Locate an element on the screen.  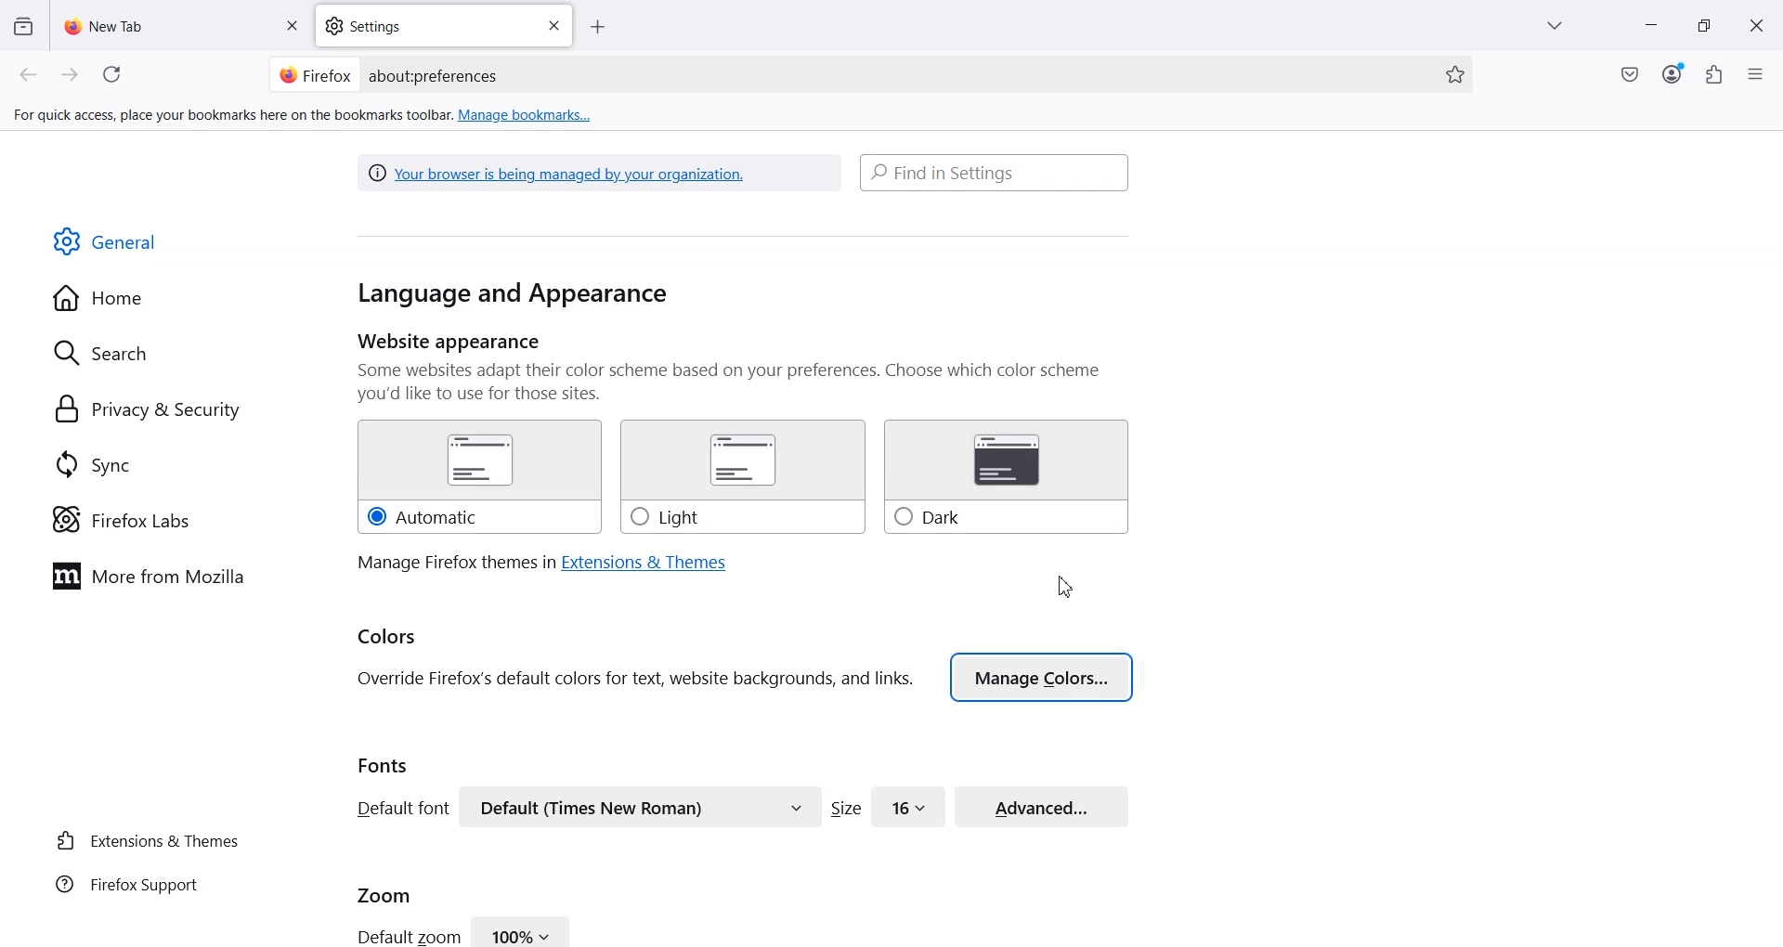
Default zoom is located at coordinates (407, 935).